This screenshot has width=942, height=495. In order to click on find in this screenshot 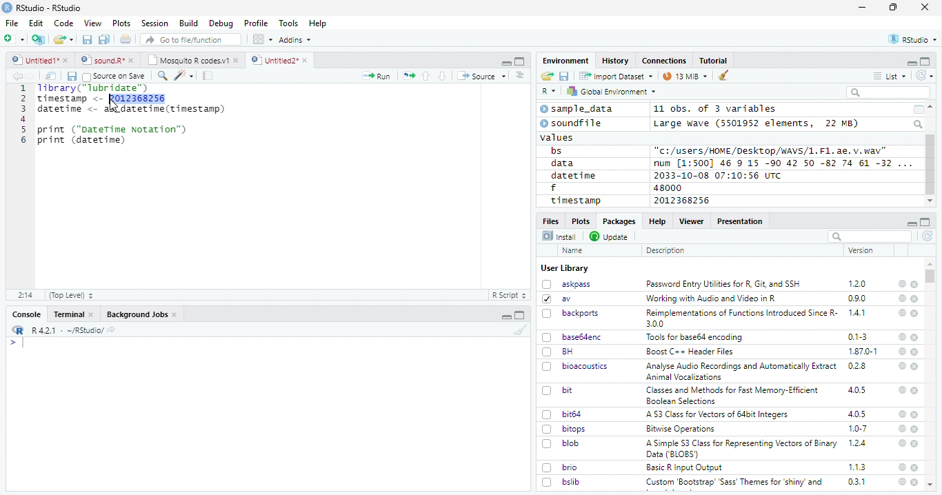, I will do `click(161, 74)`.